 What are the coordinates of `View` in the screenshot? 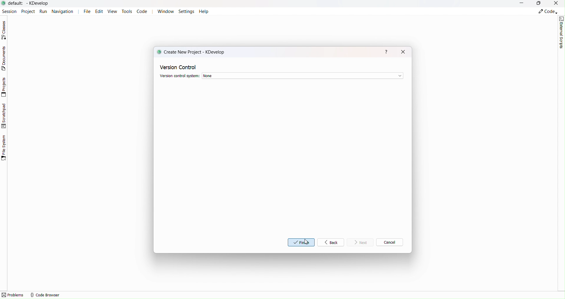 It's located at (113, 12).